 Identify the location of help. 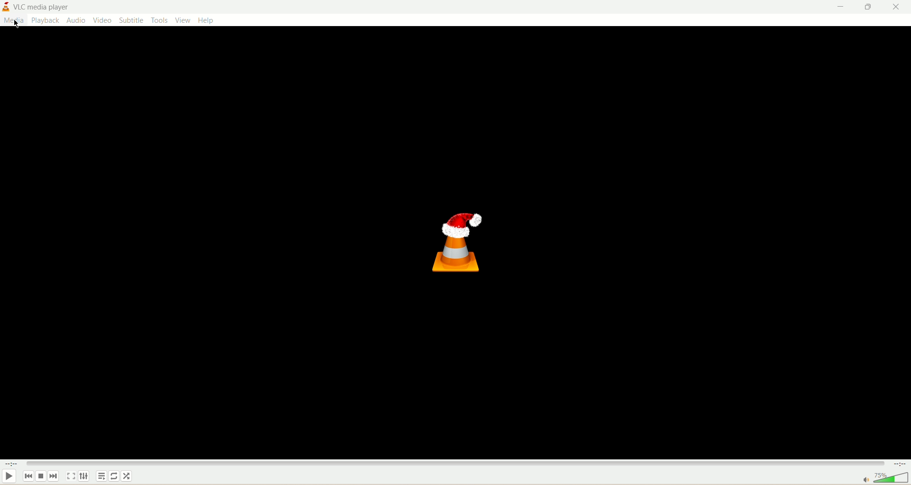
(208, 20).